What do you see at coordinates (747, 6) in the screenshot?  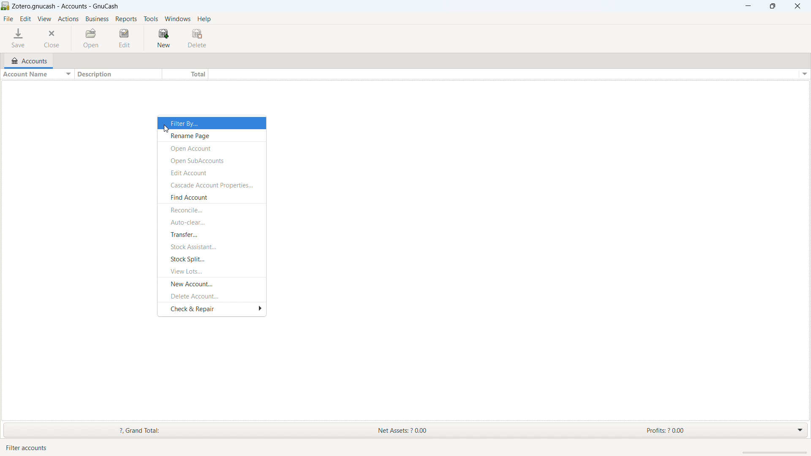 I see `minimize` at bounding box center [747, 6].